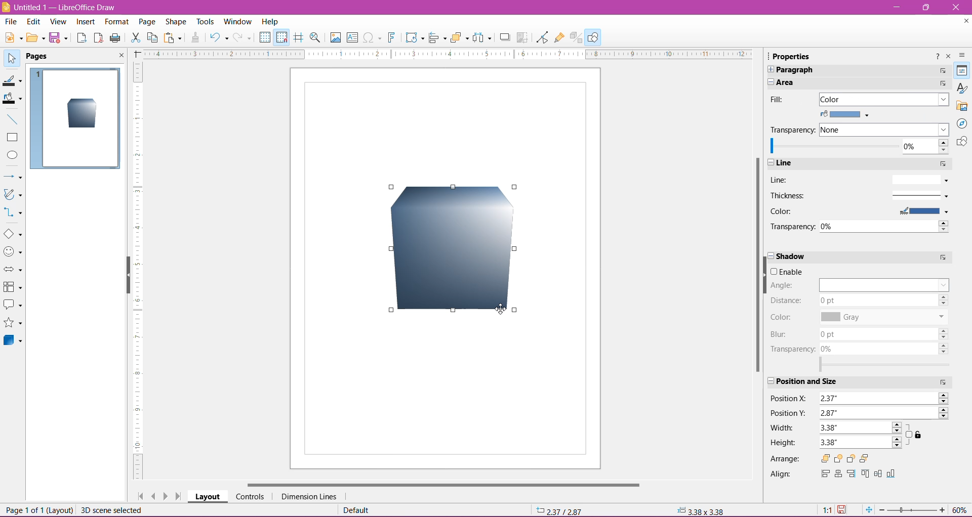 This screenshot has width=972, height=517. What do you see at coordinates (782, 334) in the screenshot?
I see `Blur` at bounding box center [782, 334].